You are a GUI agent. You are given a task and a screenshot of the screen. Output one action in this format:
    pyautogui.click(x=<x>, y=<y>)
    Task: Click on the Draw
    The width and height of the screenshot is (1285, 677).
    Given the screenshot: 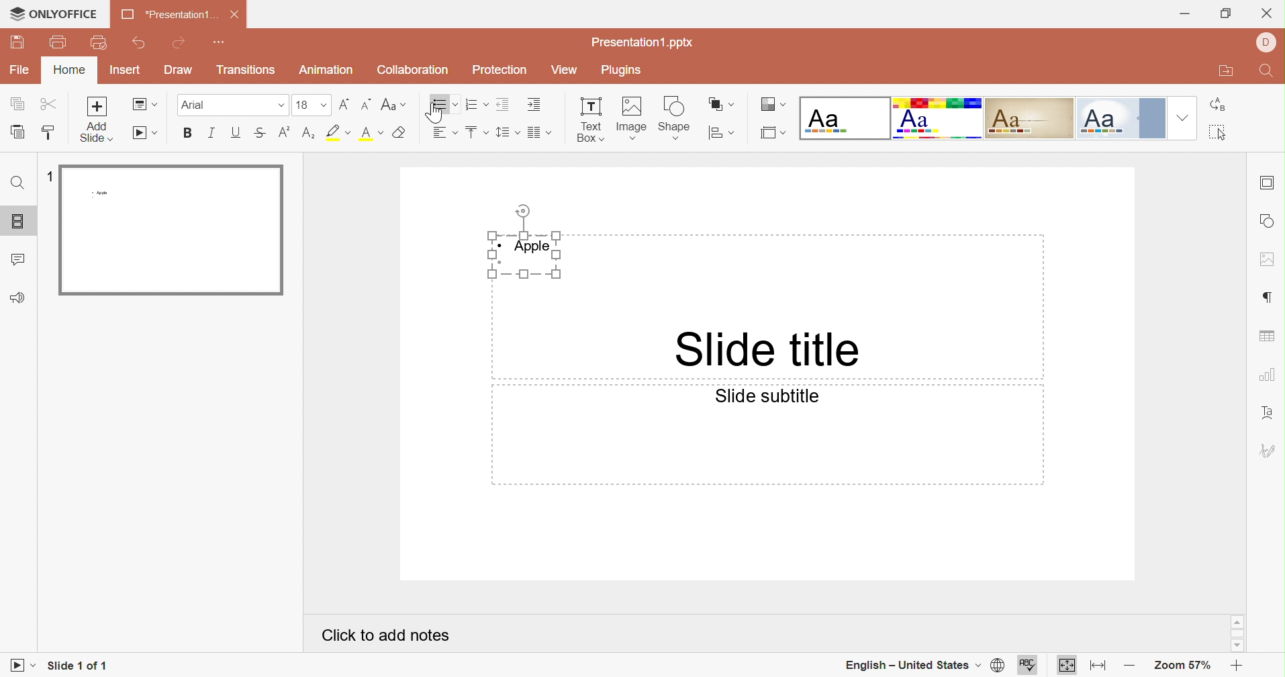 What is the action you would take?
    pyautogui.click(x=181, y=71)
    